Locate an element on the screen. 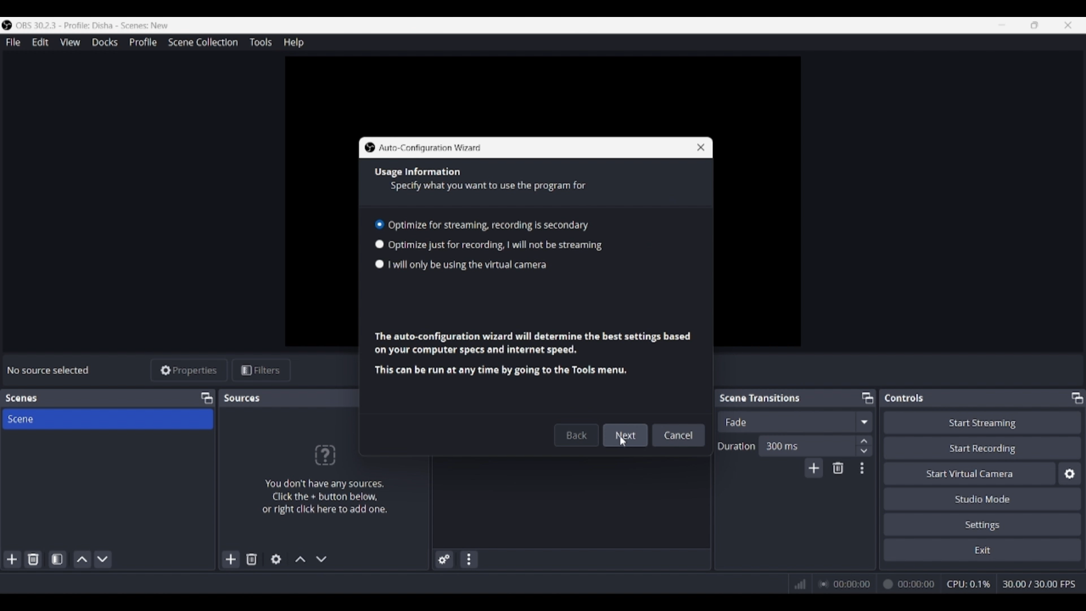 Image resolution: width=1086 pixels, height=611 pixels. Show interface in a smaller tab is located at coordinates (1035, 25).